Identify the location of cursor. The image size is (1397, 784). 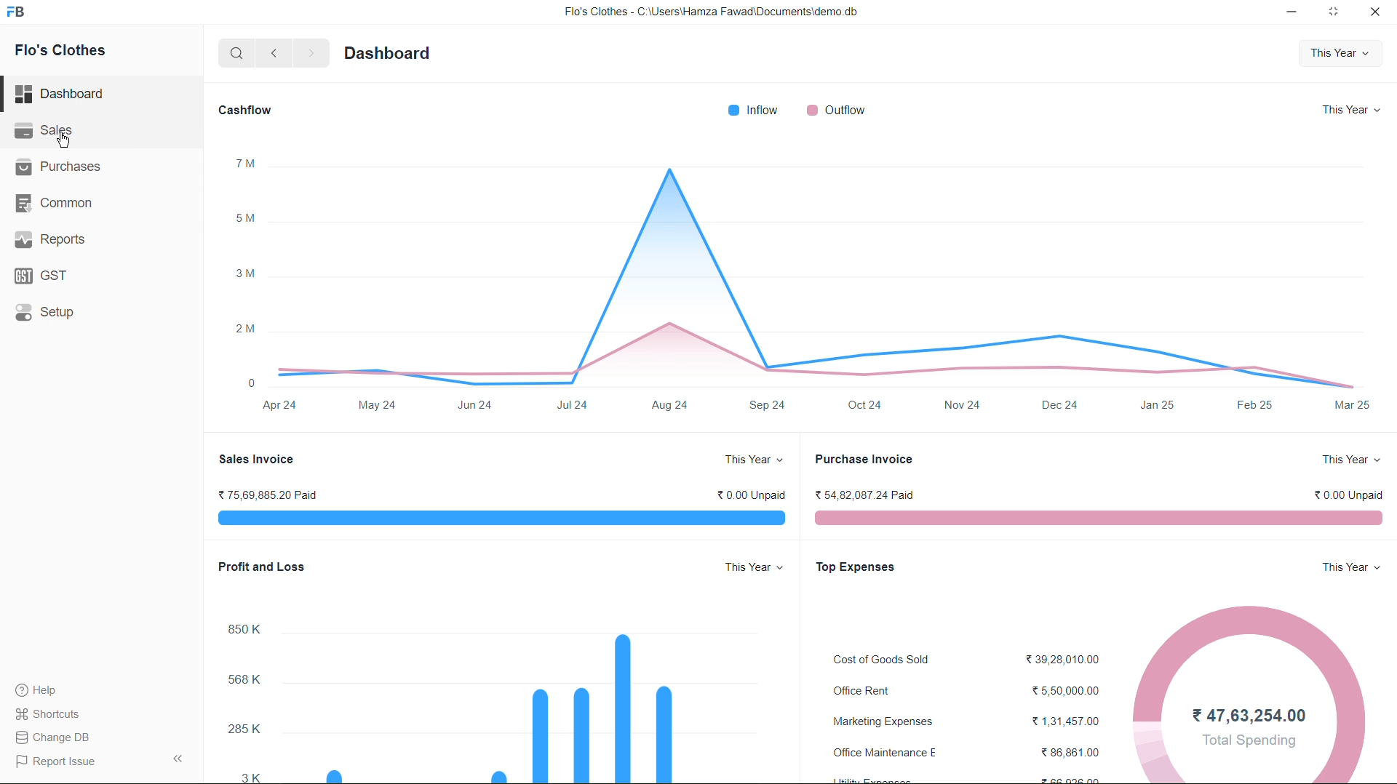
(64, 141).